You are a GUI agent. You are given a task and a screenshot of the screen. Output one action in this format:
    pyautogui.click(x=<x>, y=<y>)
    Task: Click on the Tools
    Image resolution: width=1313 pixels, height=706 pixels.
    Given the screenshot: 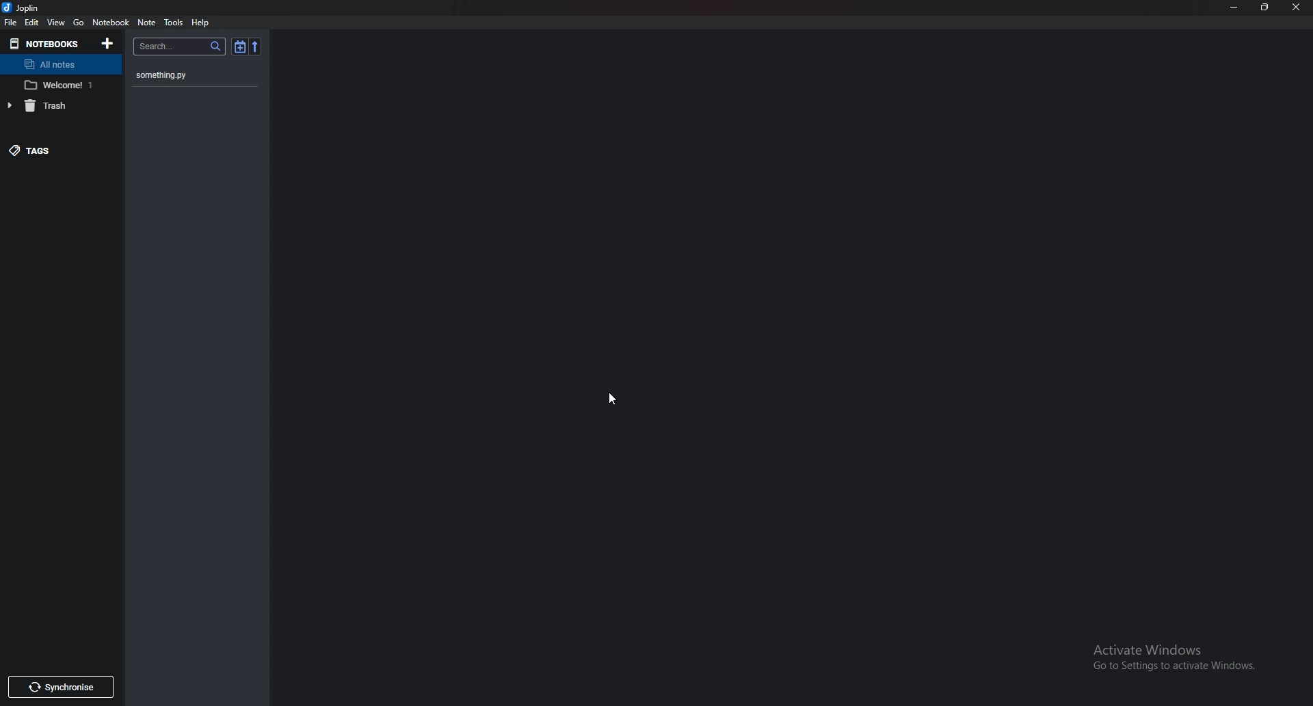 What is the action you would take?
    pyautogui.click(x=174, y=23)
    